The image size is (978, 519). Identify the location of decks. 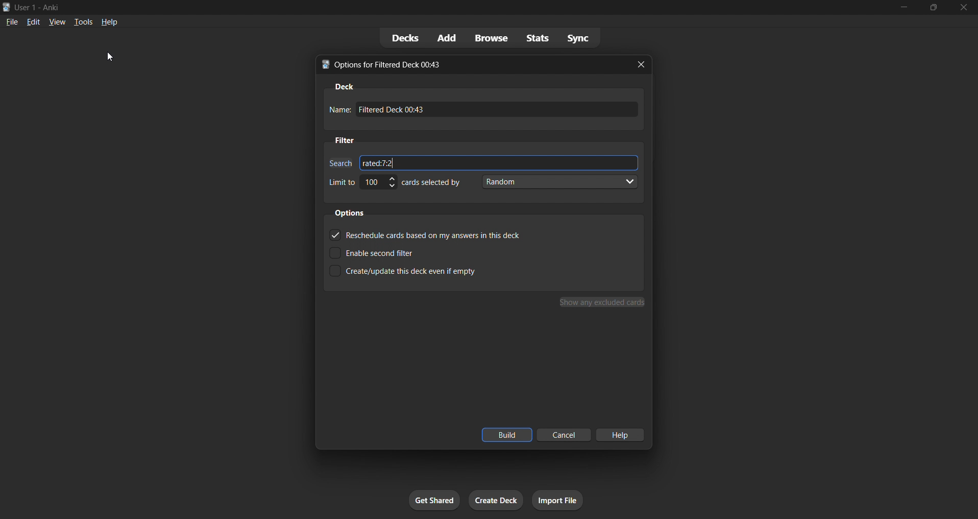
(396, 37).